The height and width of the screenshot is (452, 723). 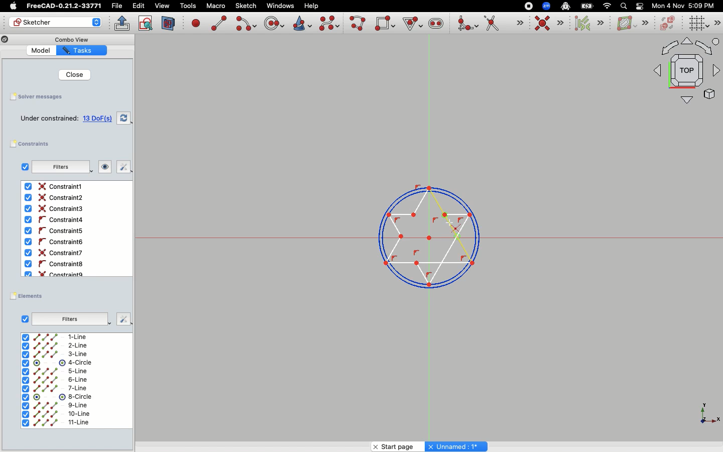 I want to click on Macro, so click(x=215, y=6).